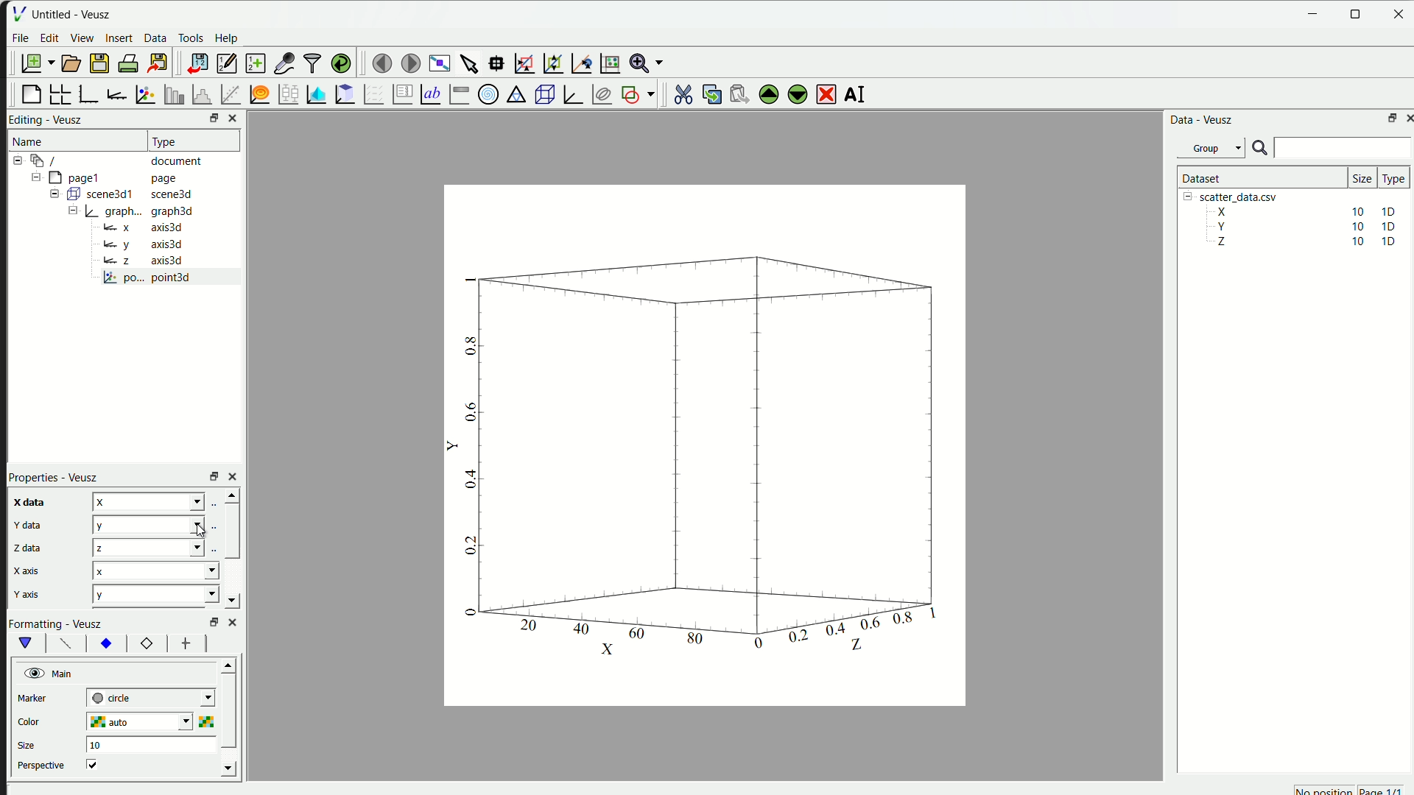  Describe the element at coordinates (437, 61) in the screenshot. I see `view plot full screen` at that location.